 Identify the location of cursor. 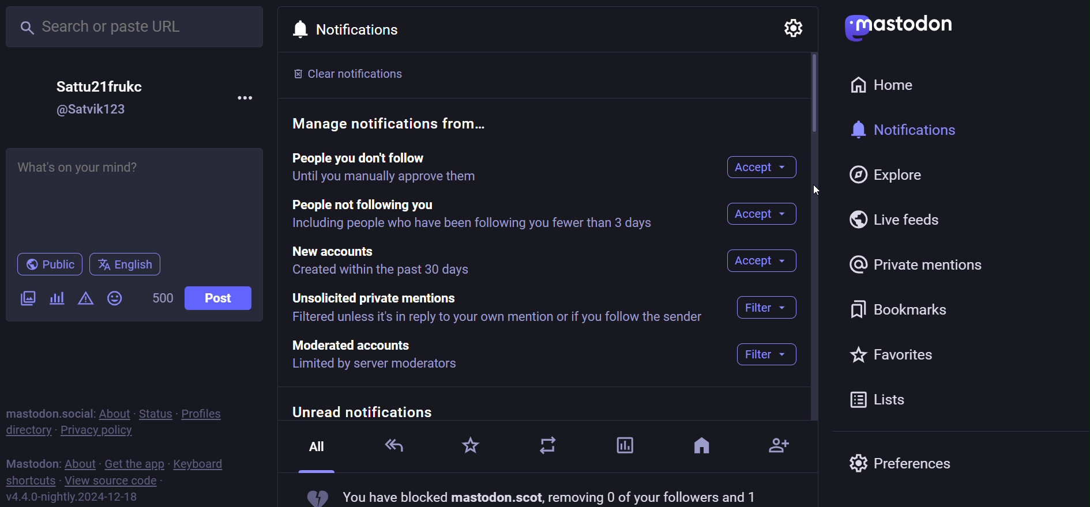
(828, 181).